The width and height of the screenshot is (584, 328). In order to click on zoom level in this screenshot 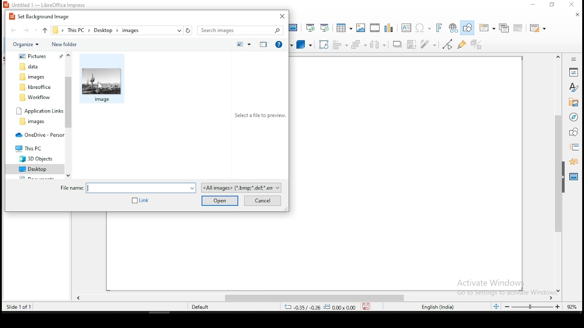, I will do `click(571, 307)`.